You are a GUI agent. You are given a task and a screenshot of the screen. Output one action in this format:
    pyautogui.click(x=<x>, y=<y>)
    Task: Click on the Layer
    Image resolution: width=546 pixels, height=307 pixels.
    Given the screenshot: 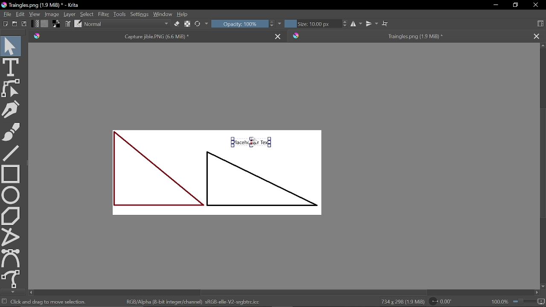 What is the action you would take?
    pyautogui.click(x=70, y=14)
    